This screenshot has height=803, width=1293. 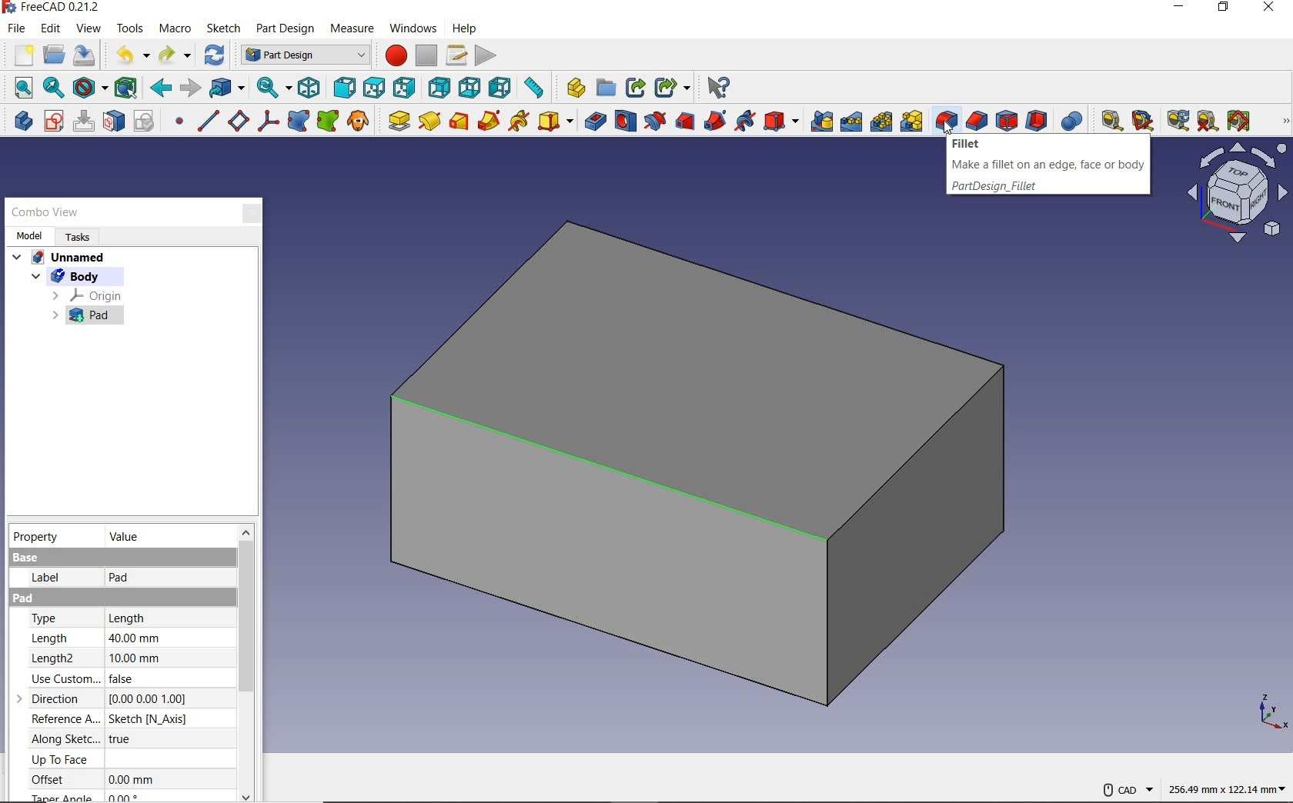 What do you see at coordinates (654, 122) in the screenshot?
I see `groove` at bounding box center [654, 122].